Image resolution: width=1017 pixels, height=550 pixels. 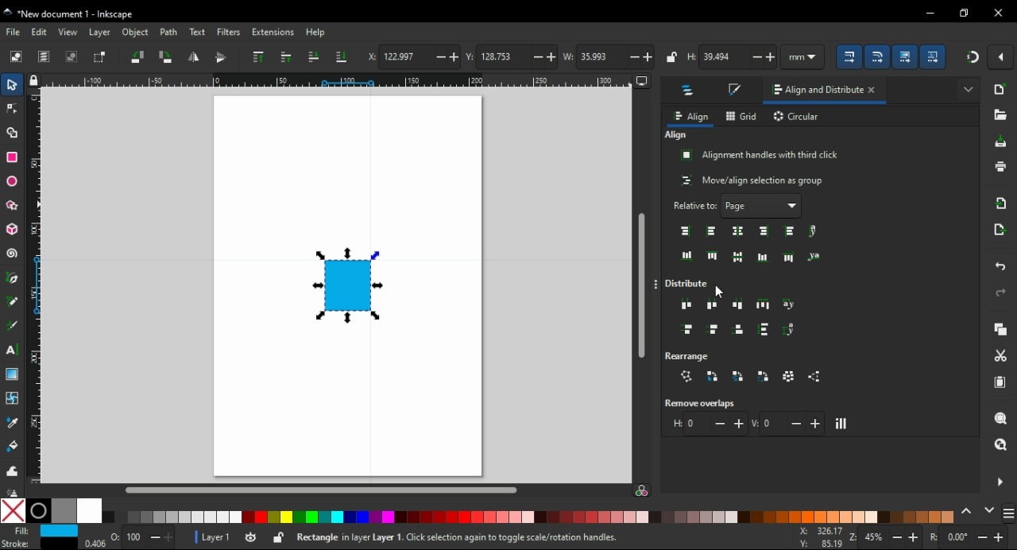 I want to click on align to top edges, so click(x=713, y=255).